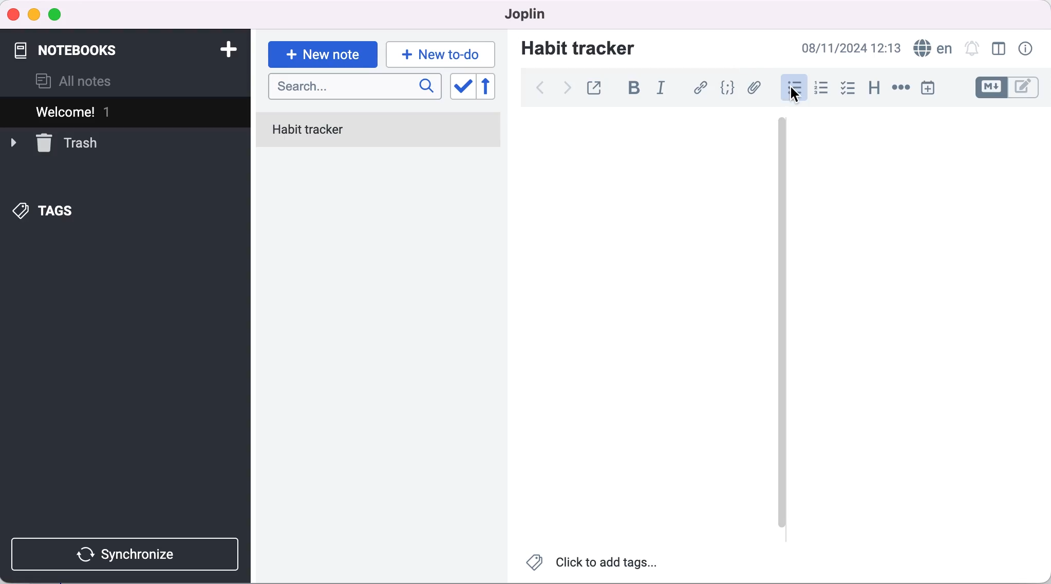  What do you see at coordinates (57, 15) in the screenshot?
I see `maximize` at bounding box center [57, 15].